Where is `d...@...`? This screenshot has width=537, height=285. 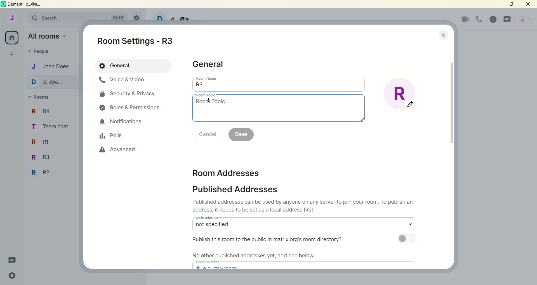 d...@... is located at coordinates (50, 82).